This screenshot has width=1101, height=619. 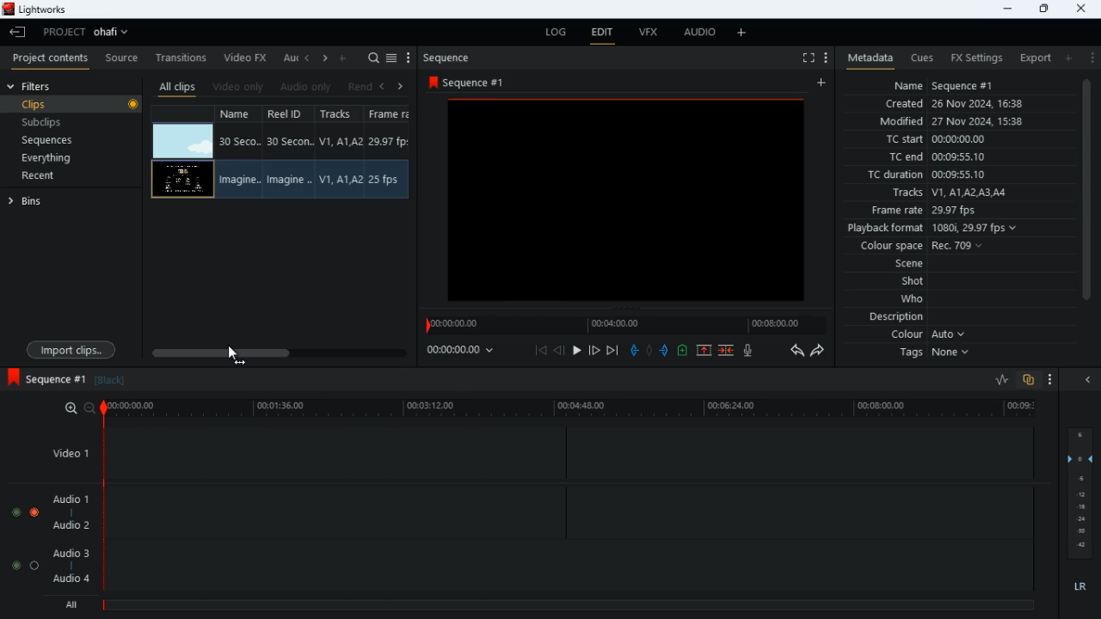 What do you see at coordinates (121, 57) in the screenshot?
I see `source` at bounding box center [121, 57].